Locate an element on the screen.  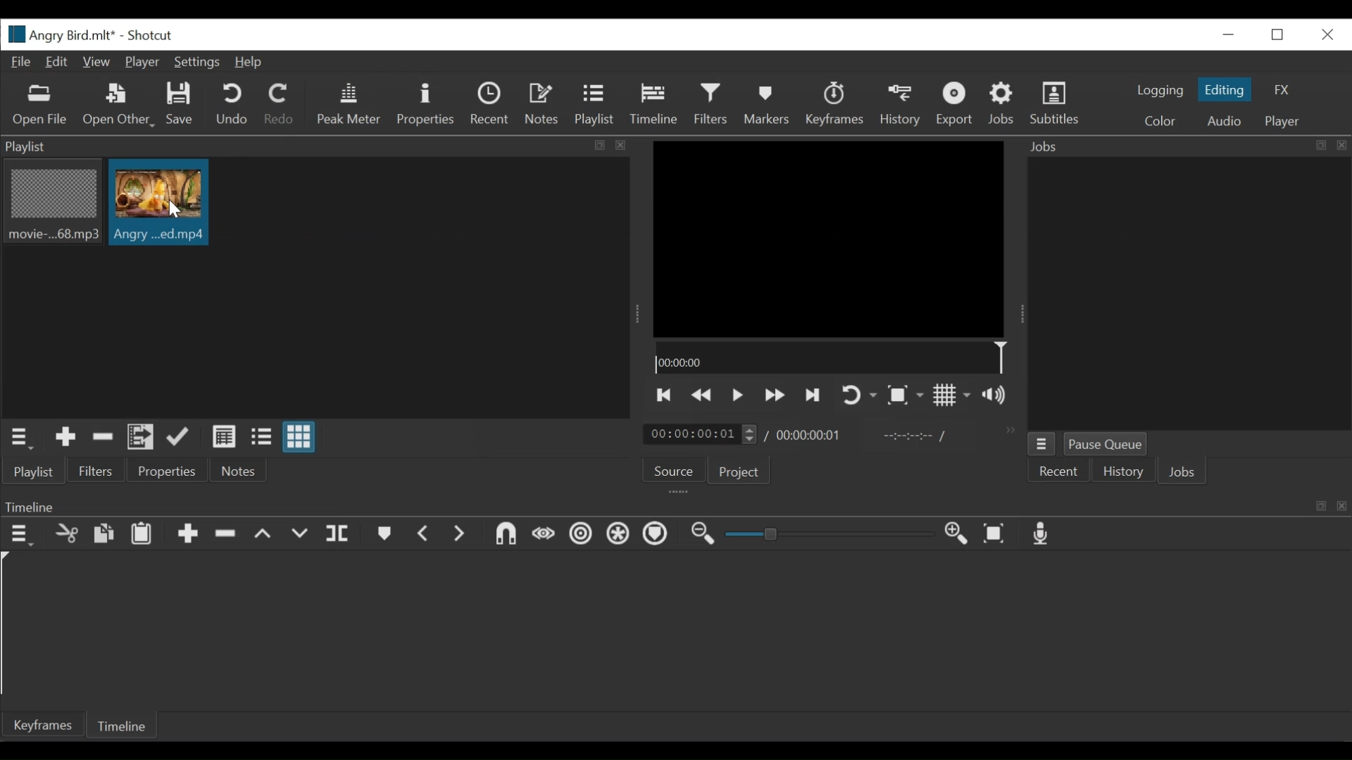
Jobs Menu is located at coordinates (1041, 444).